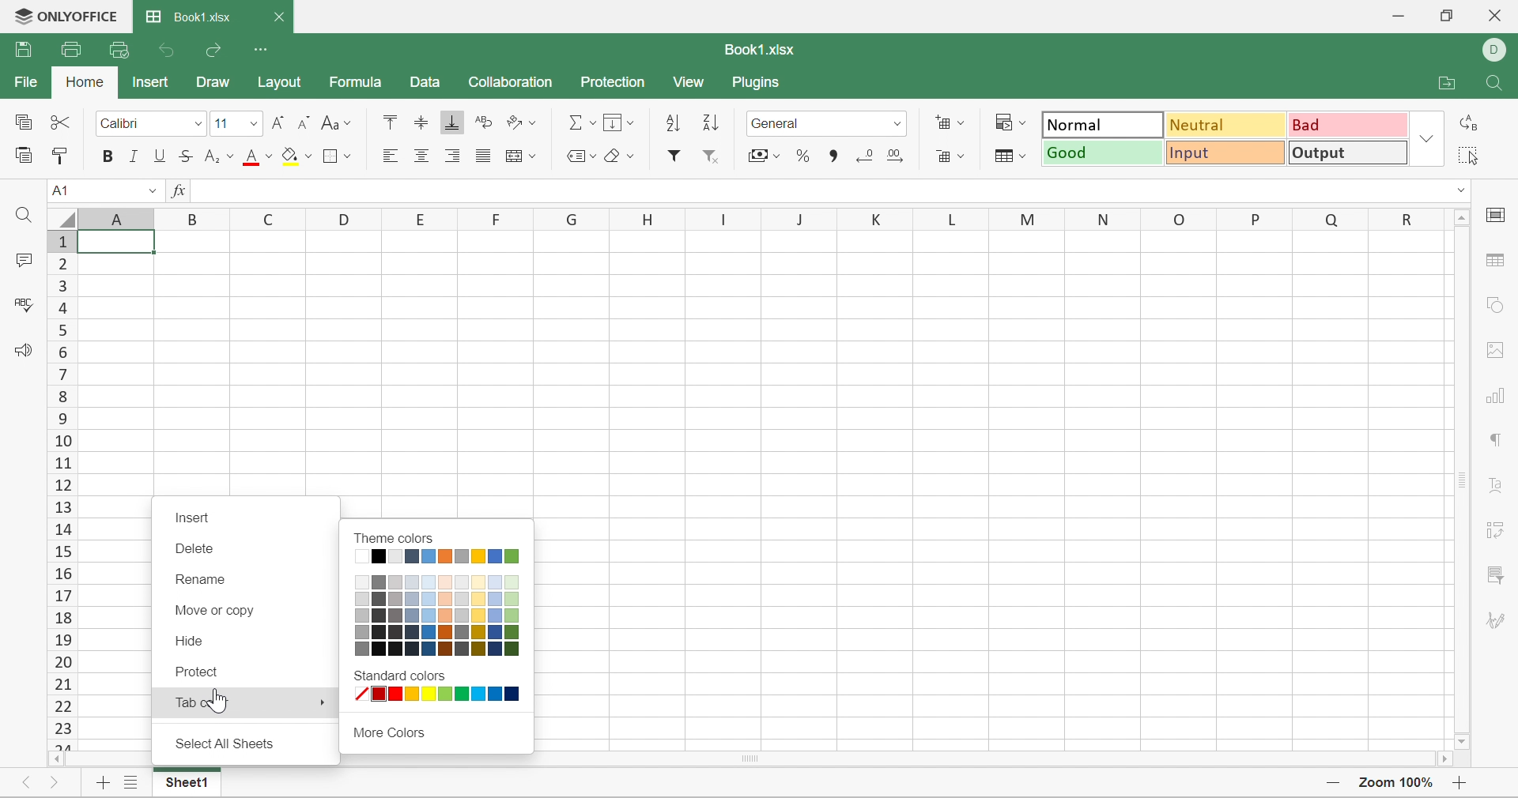  I want to click on Named ranges, so click(576, 153).